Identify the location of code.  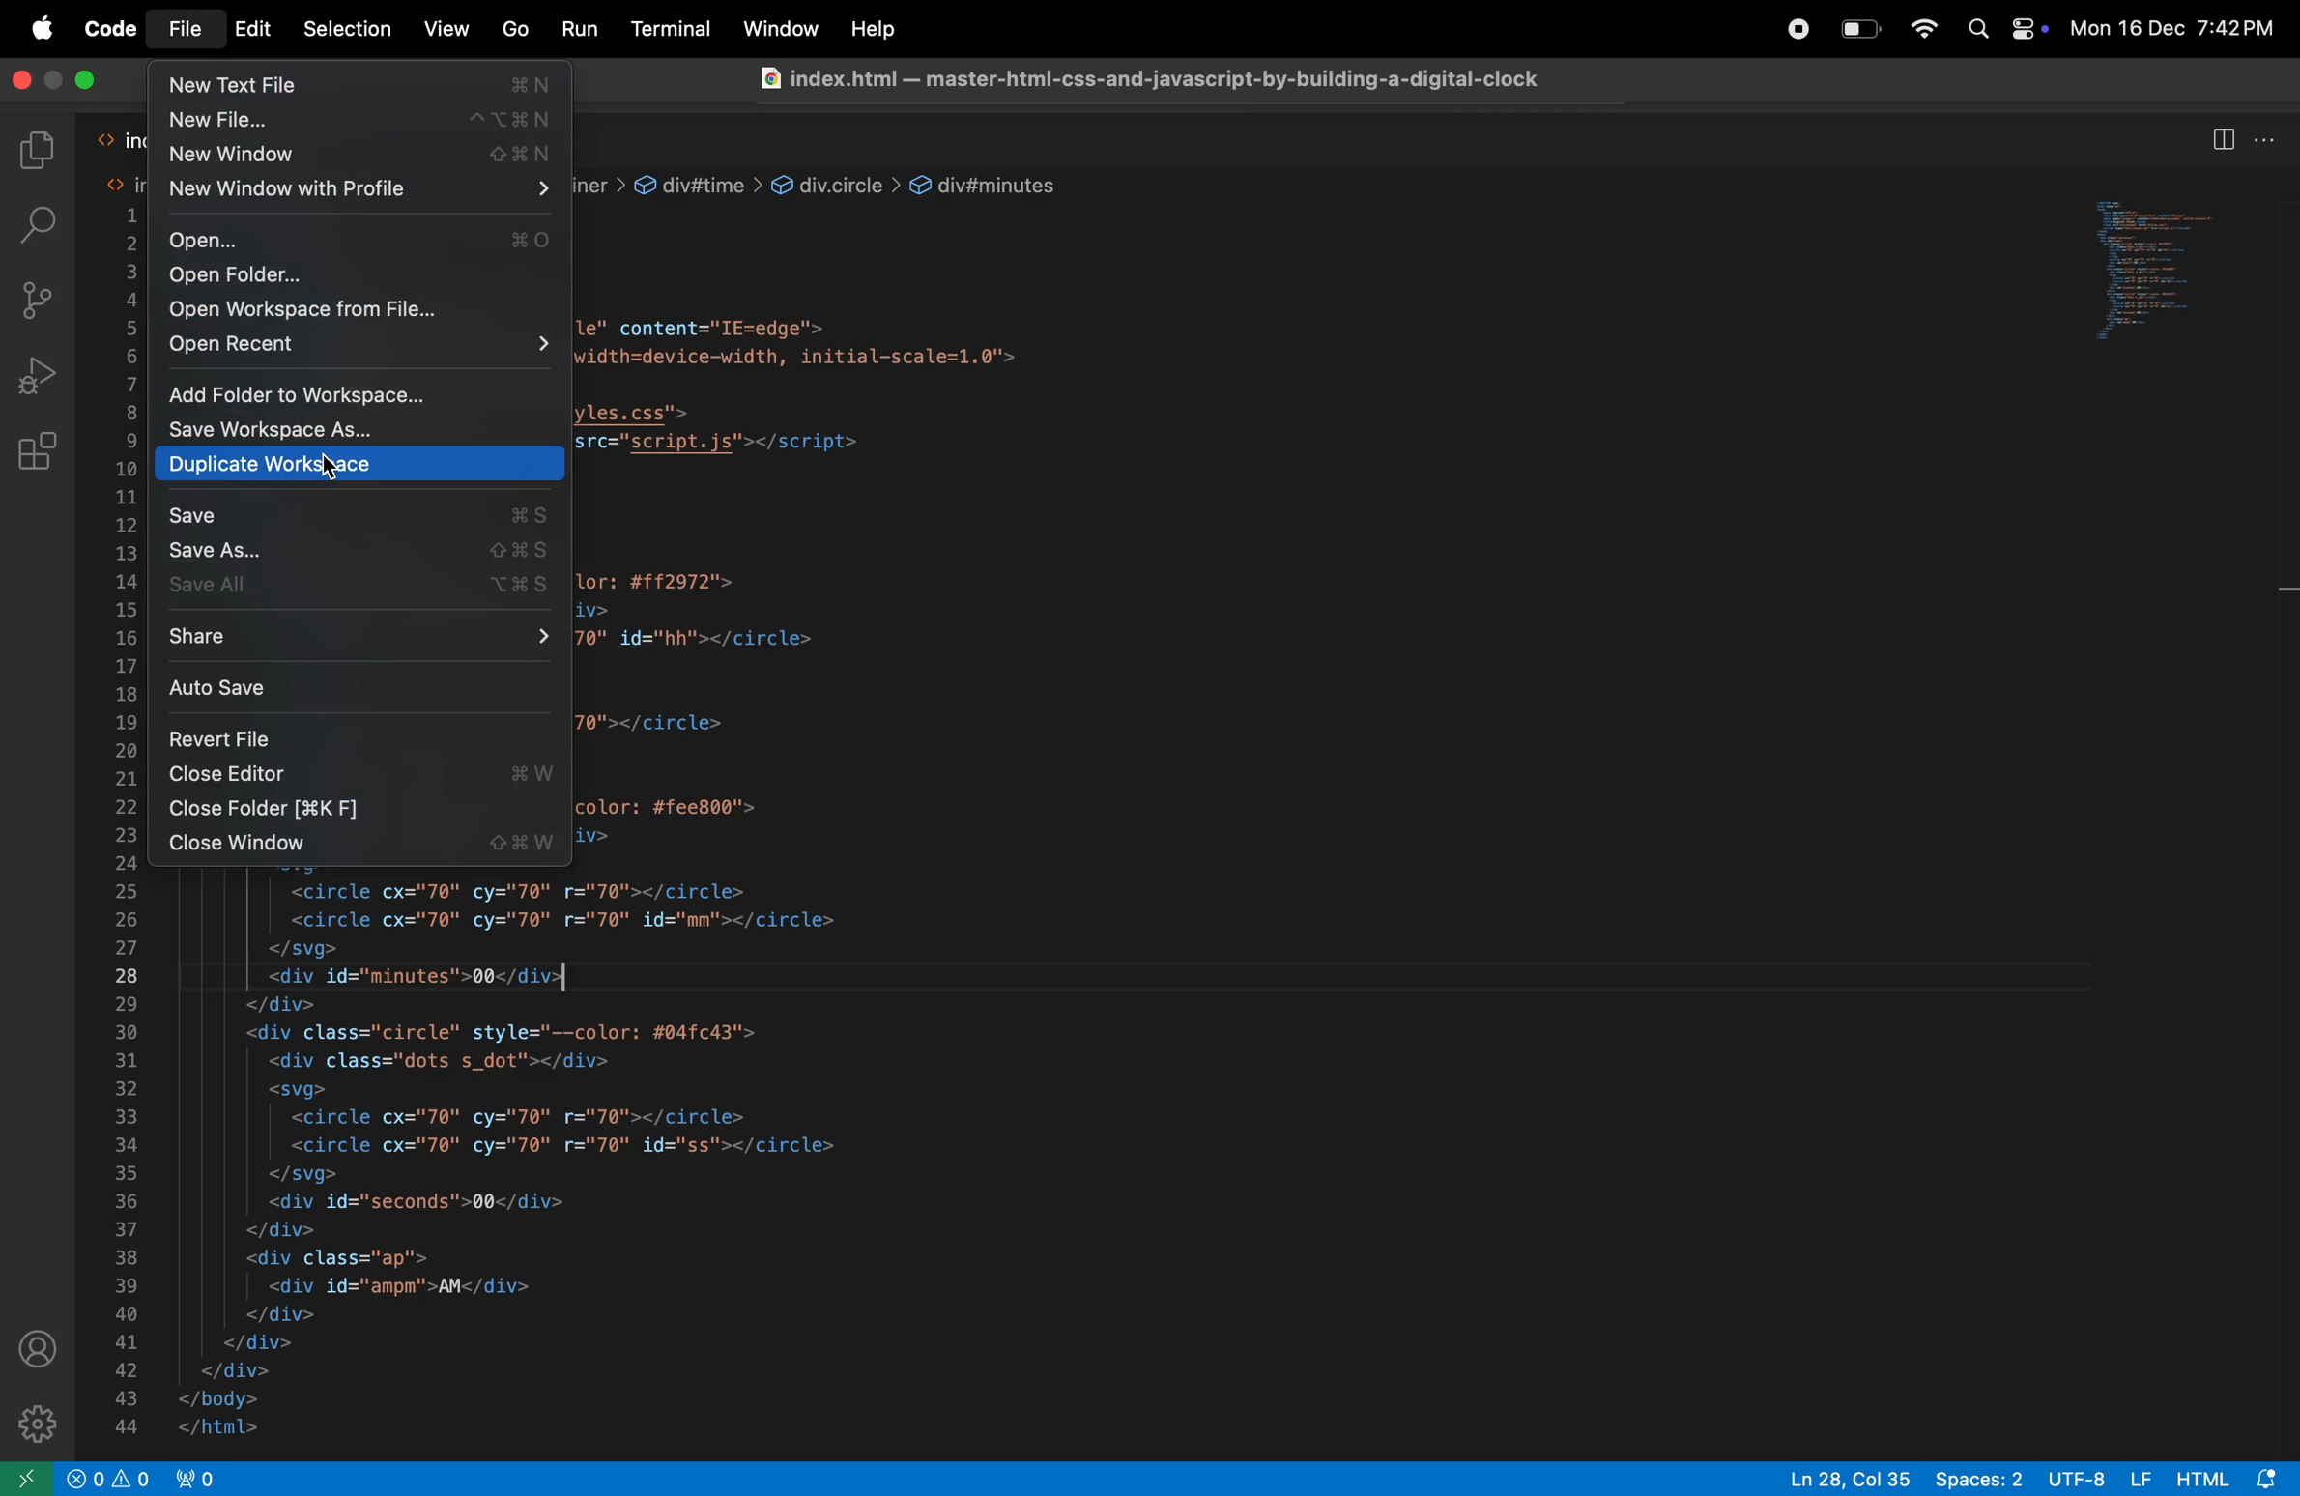
(110, 29).